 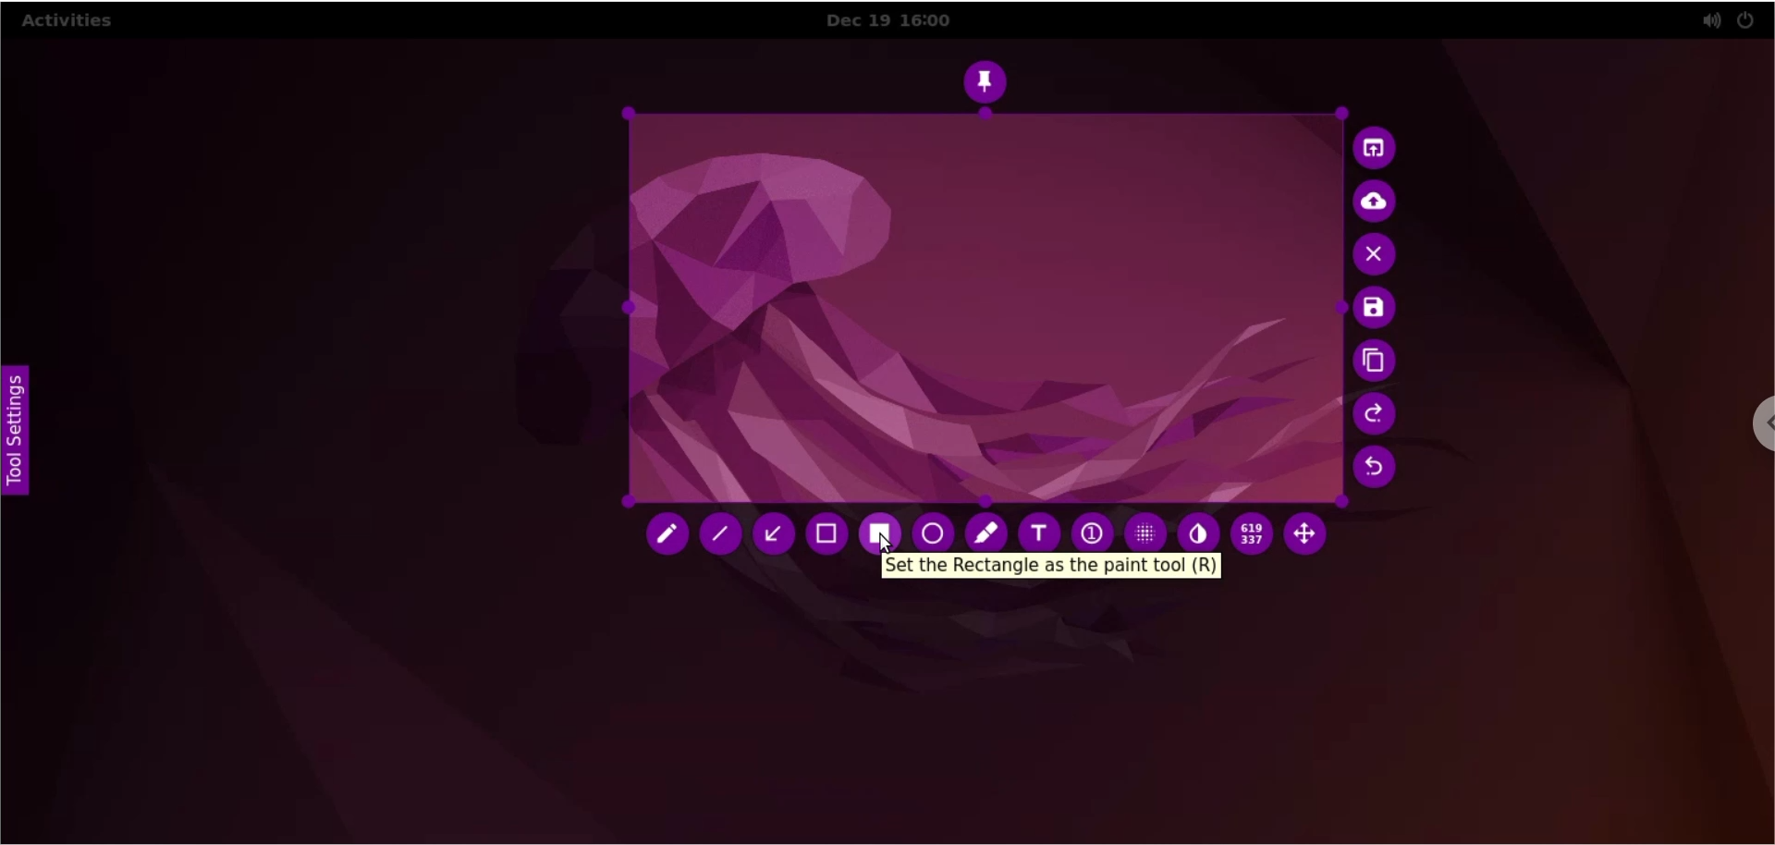 I want to click on line tool, so click(x=725, y=536).